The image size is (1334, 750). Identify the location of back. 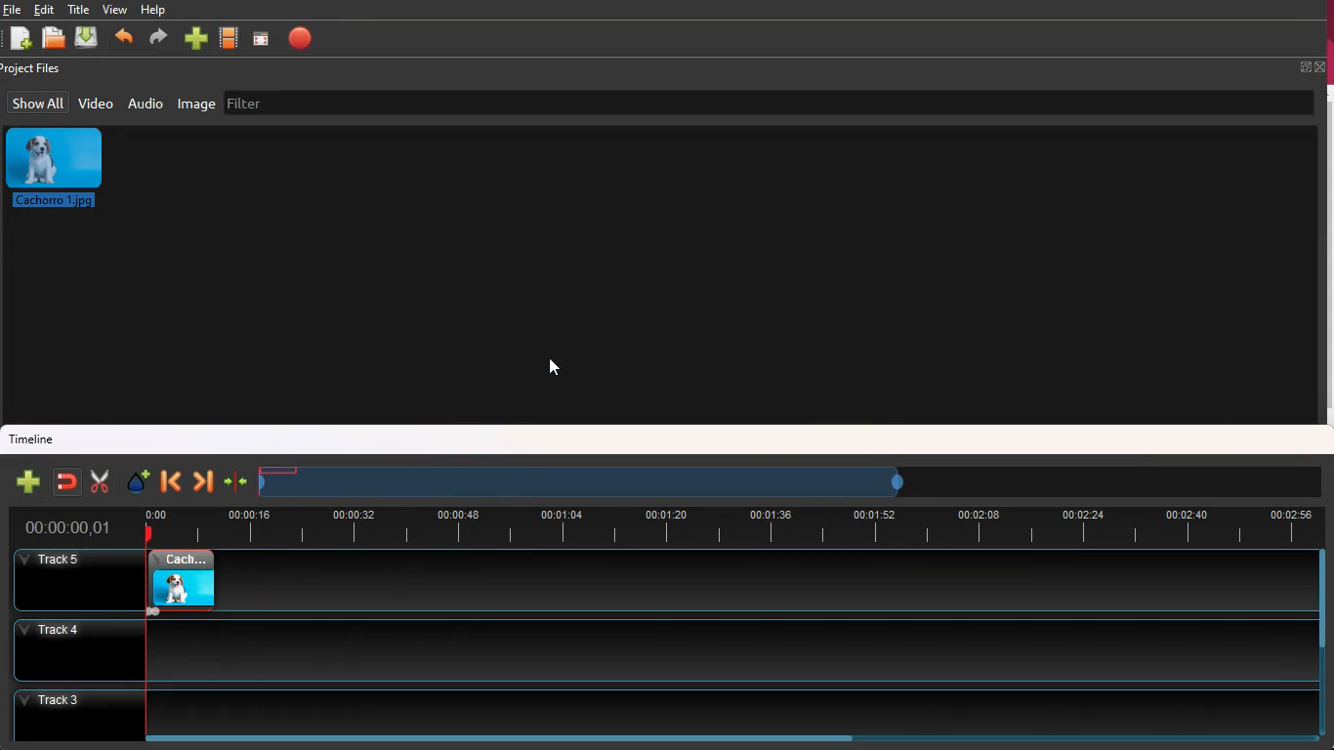
(126, 37).